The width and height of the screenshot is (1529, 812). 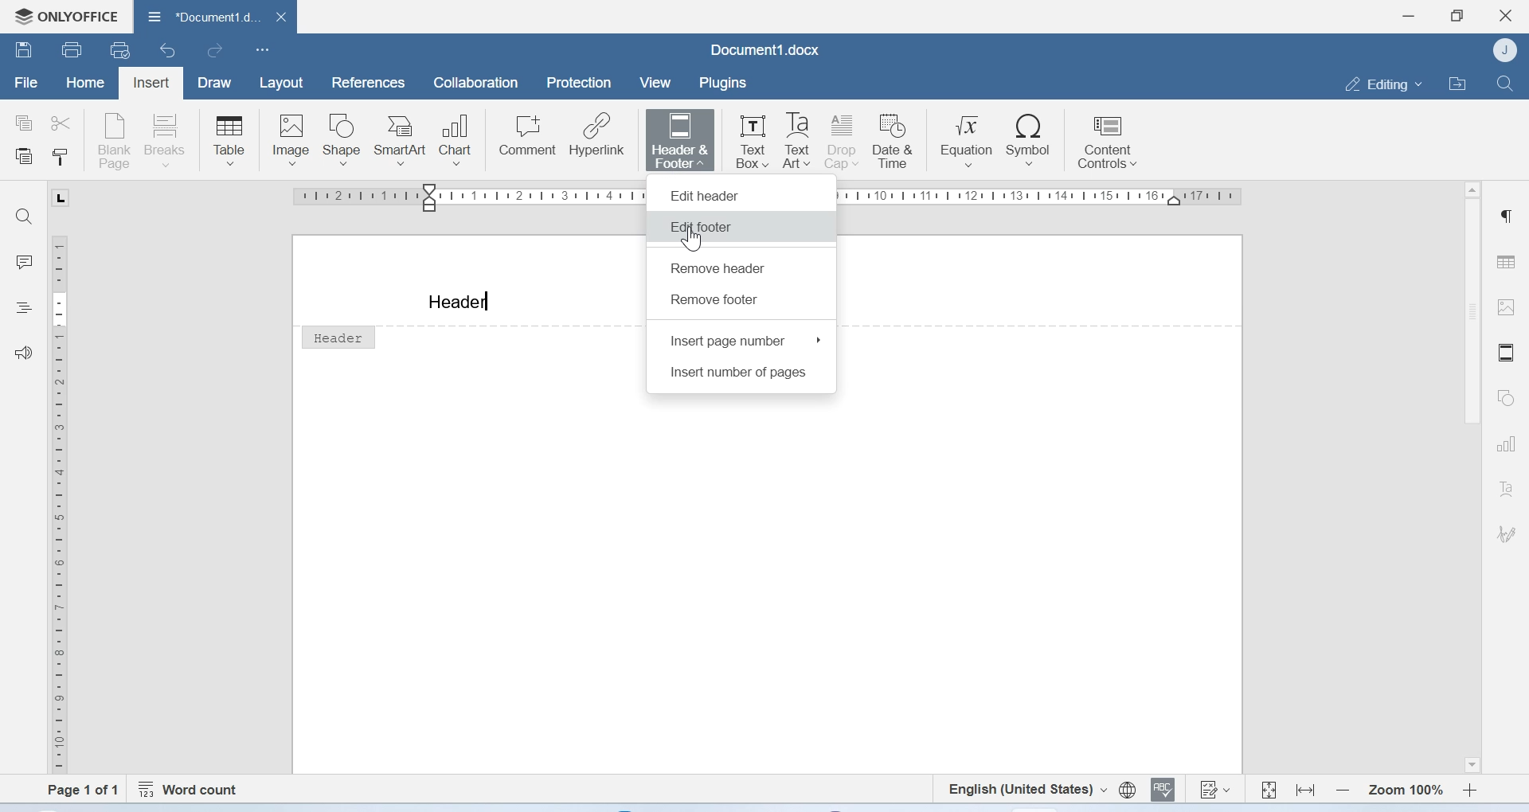 I want to click on Text, so click(x=1506, y=489).